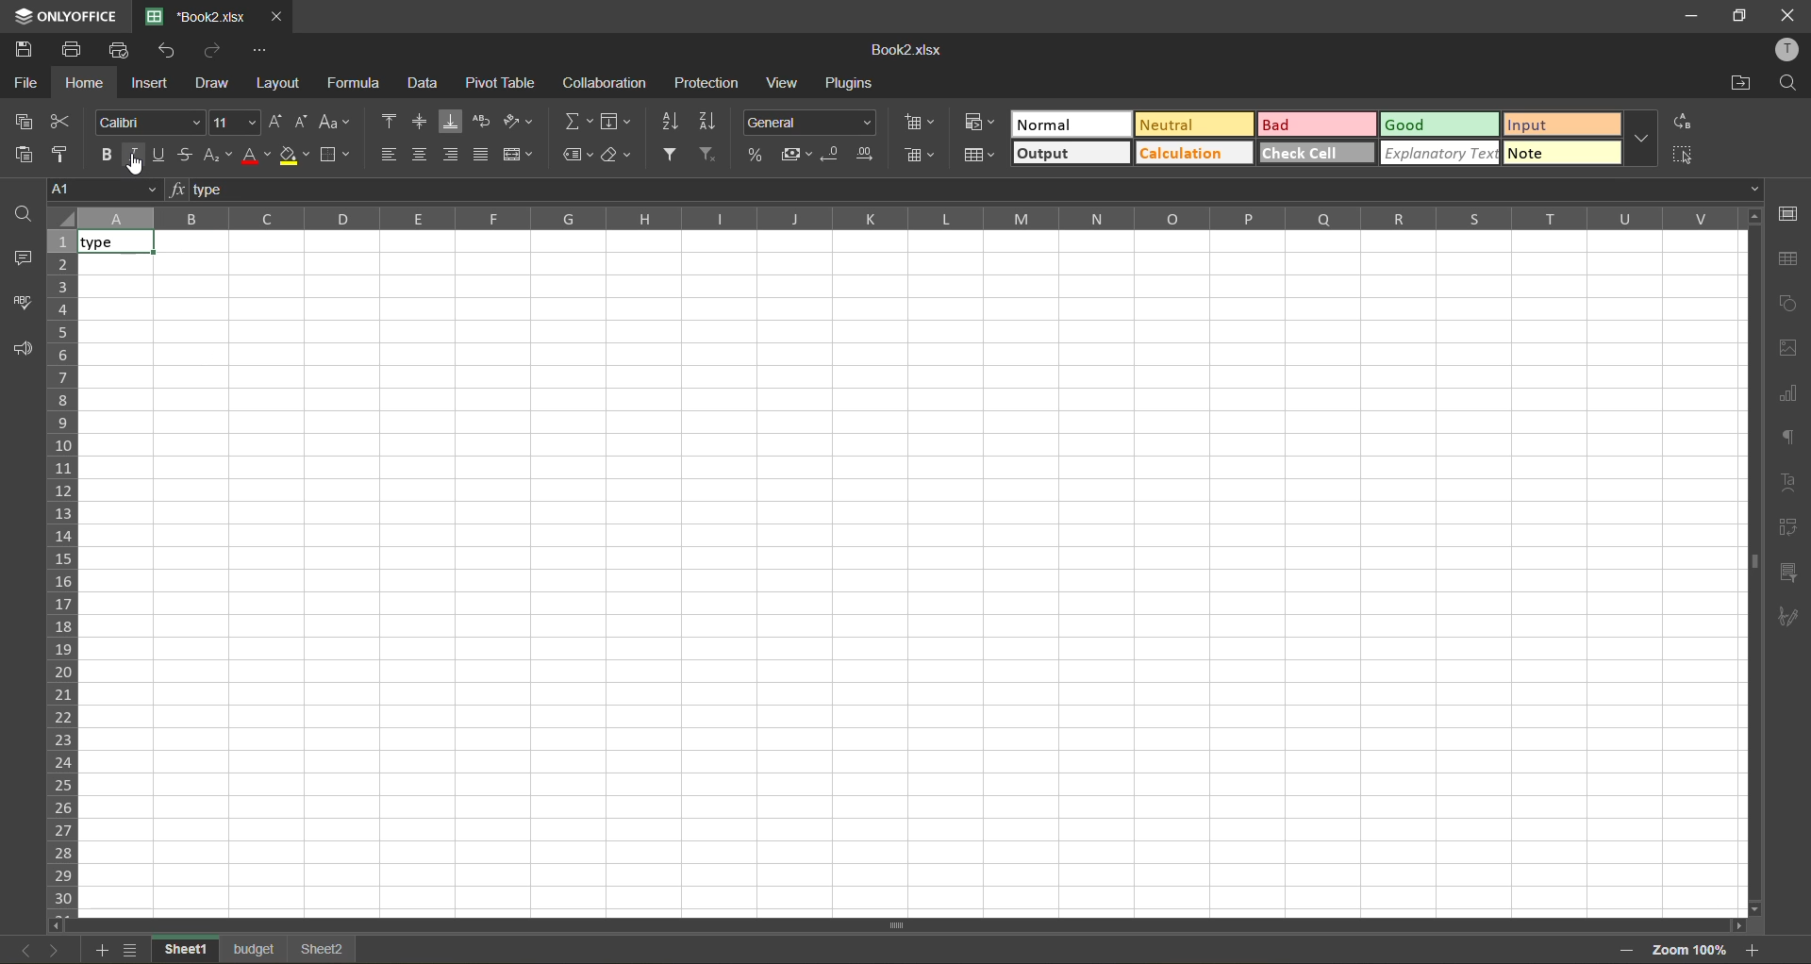 The width and height of the screenshot is (1811, 964). I want to click on zoom in, so click(1755, 948).